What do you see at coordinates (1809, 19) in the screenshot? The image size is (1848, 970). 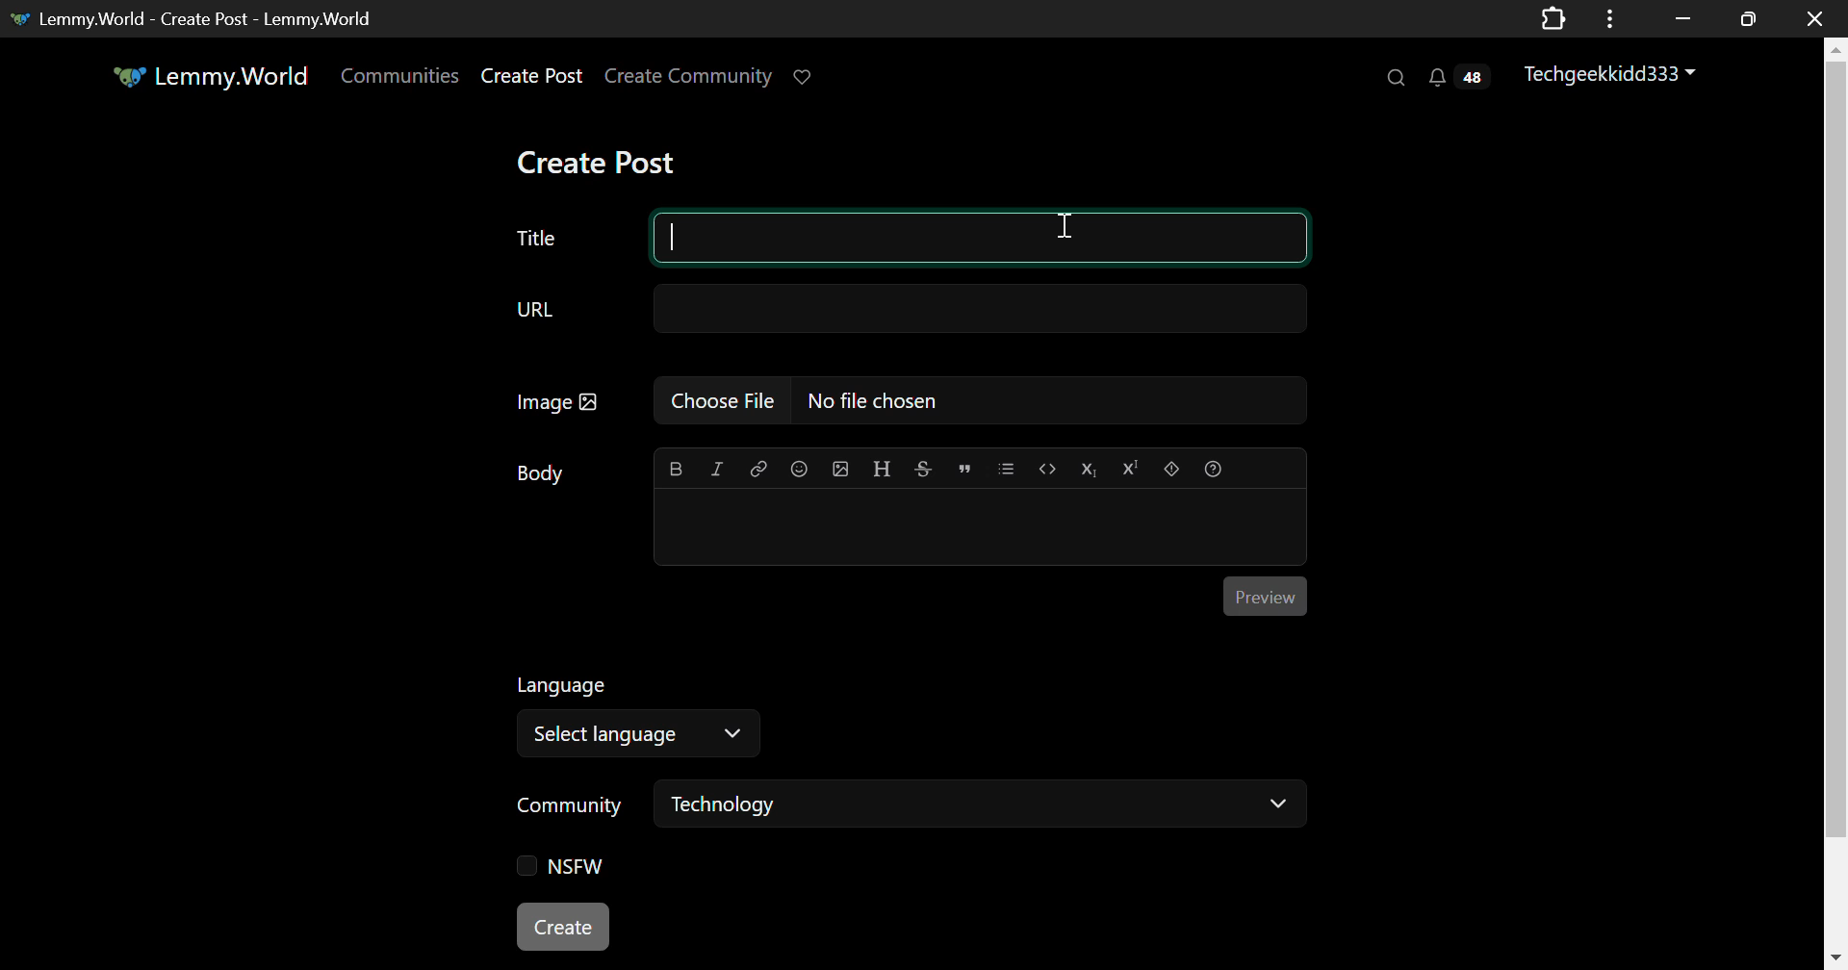 I see `Close Window` at bounding box center [1809, 19].